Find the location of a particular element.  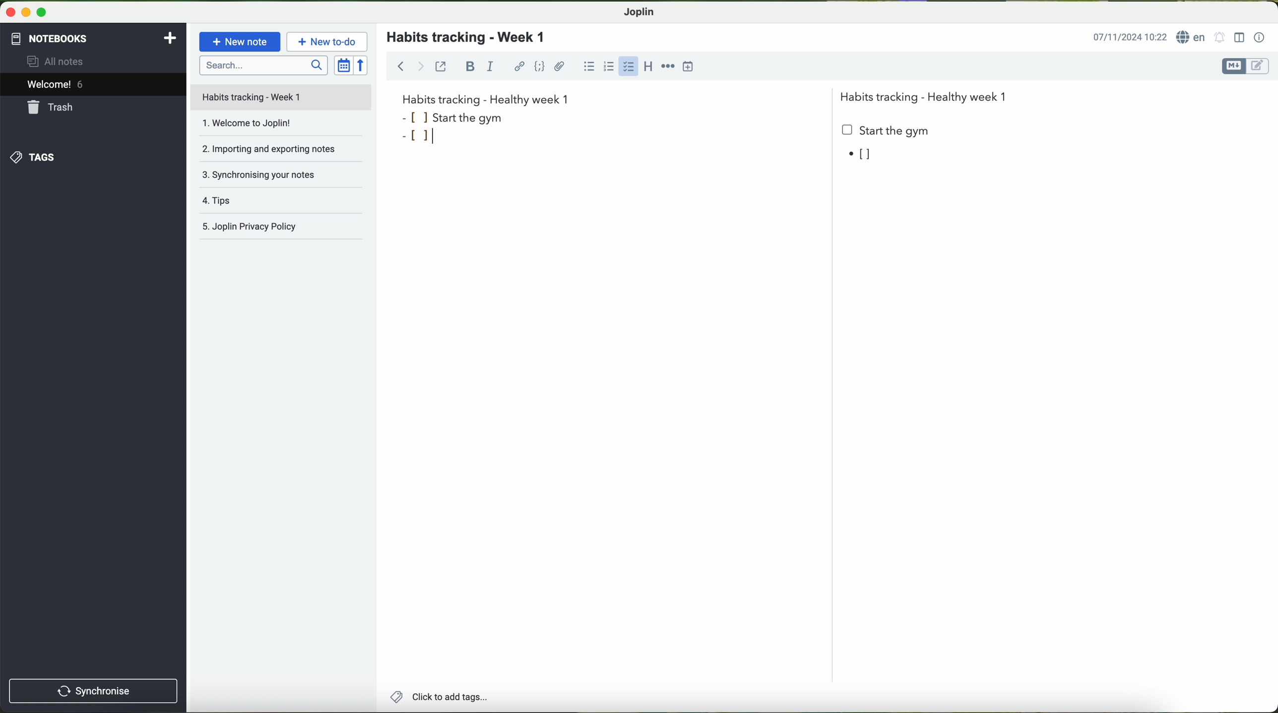

bold is located at coordinates (470, 66).